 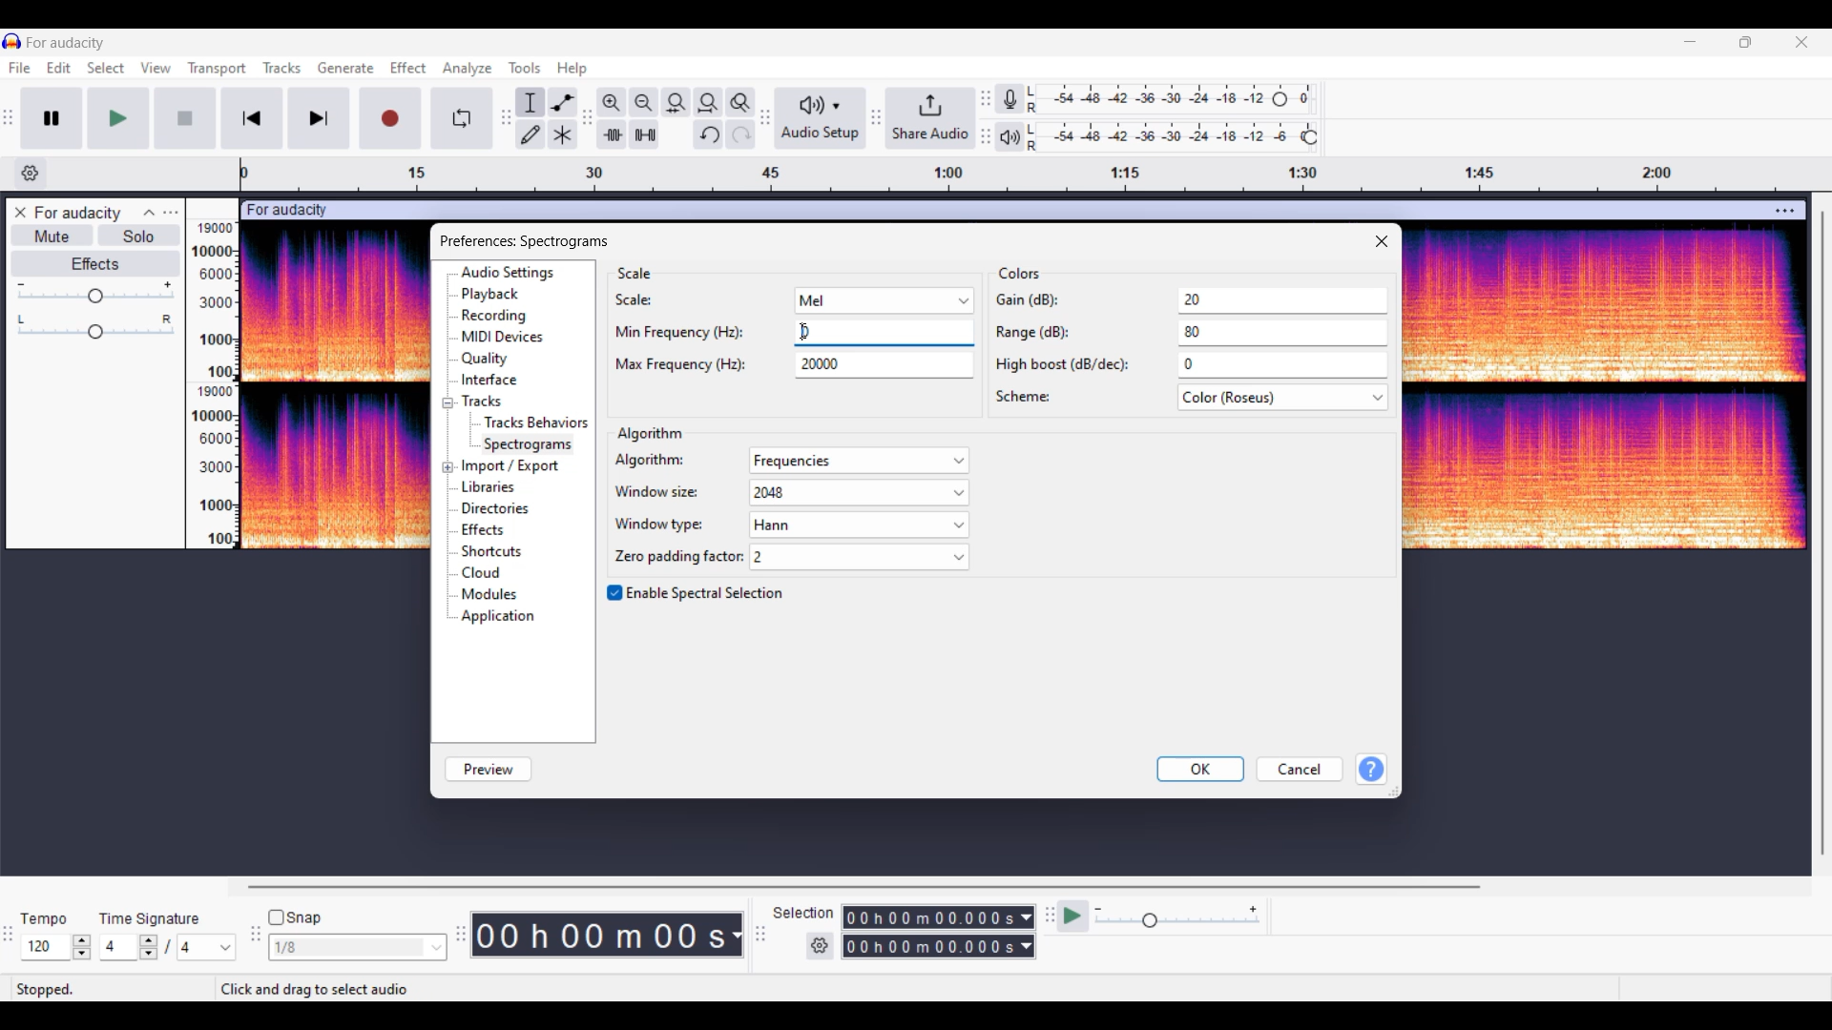 I want to click on Tracks menu, so click(x=282, y=68).